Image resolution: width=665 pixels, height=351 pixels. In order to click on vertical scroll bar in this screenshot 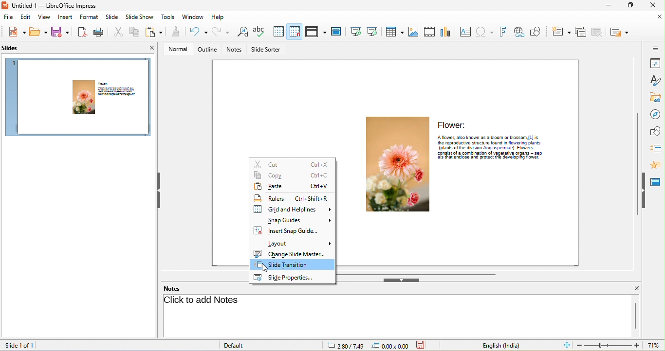, I will do `click(636, 316)`.